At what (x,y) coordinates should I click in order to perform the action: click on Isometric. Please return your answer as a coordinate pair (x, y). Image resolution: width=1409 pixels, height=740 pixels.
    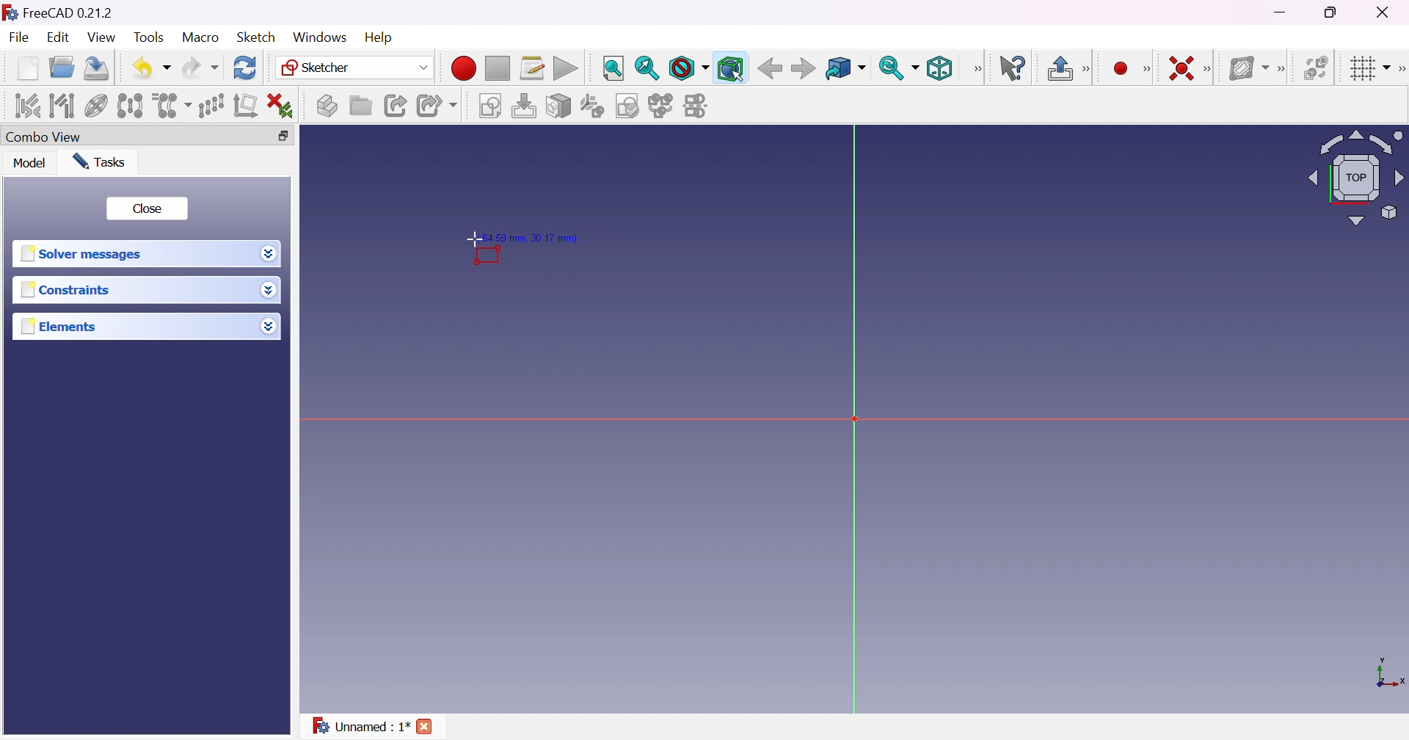
    Looking at the image, I should click on (940, 68).